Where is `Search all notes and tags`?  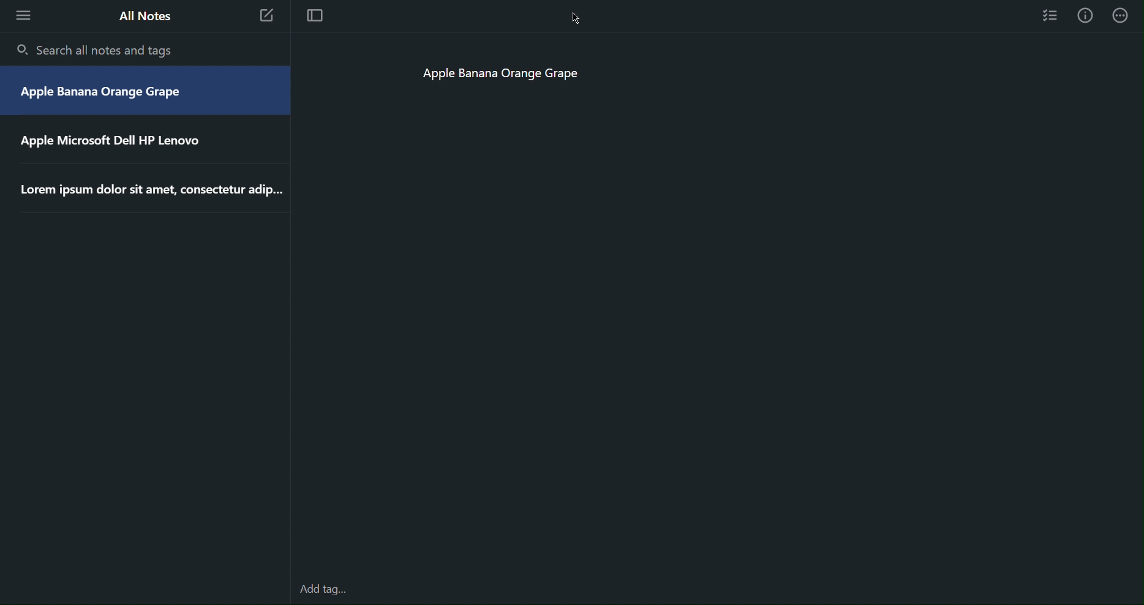
Search all notes and tags is located at coordinates (98, 50).